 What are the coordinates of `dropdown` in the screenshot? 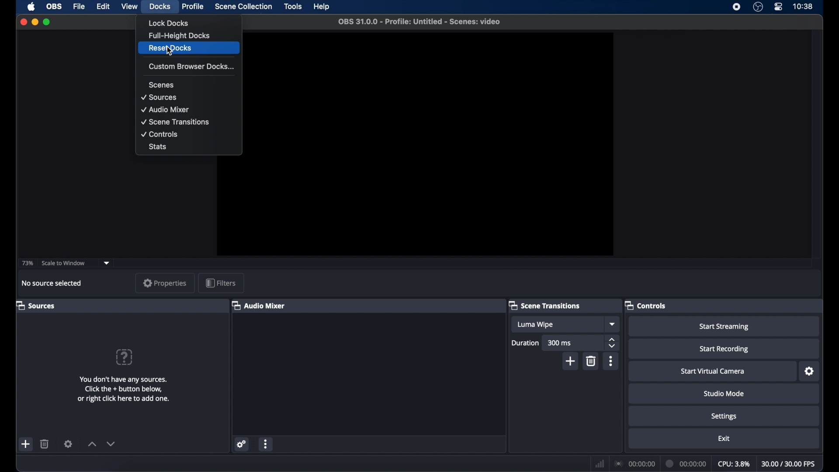 It's located at (613, 324).